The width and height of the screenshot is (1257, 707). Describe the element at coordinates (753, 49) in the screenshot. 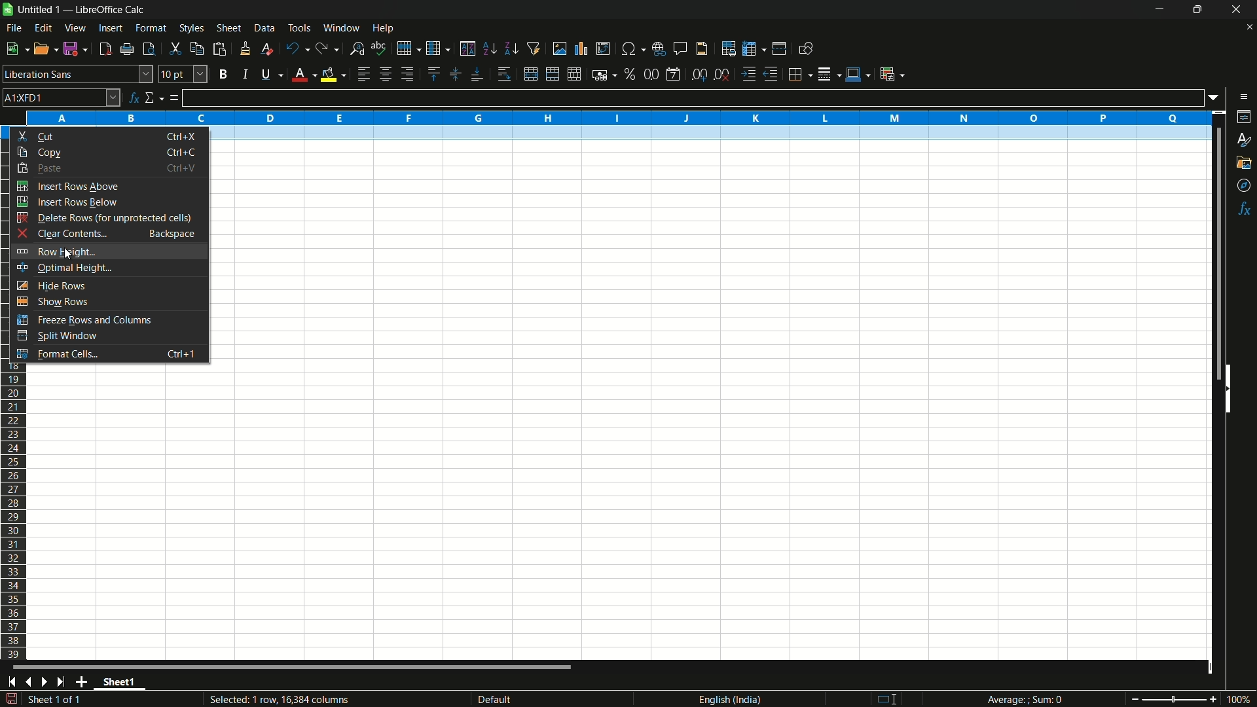

I see `freeze rows and columns` at that location.